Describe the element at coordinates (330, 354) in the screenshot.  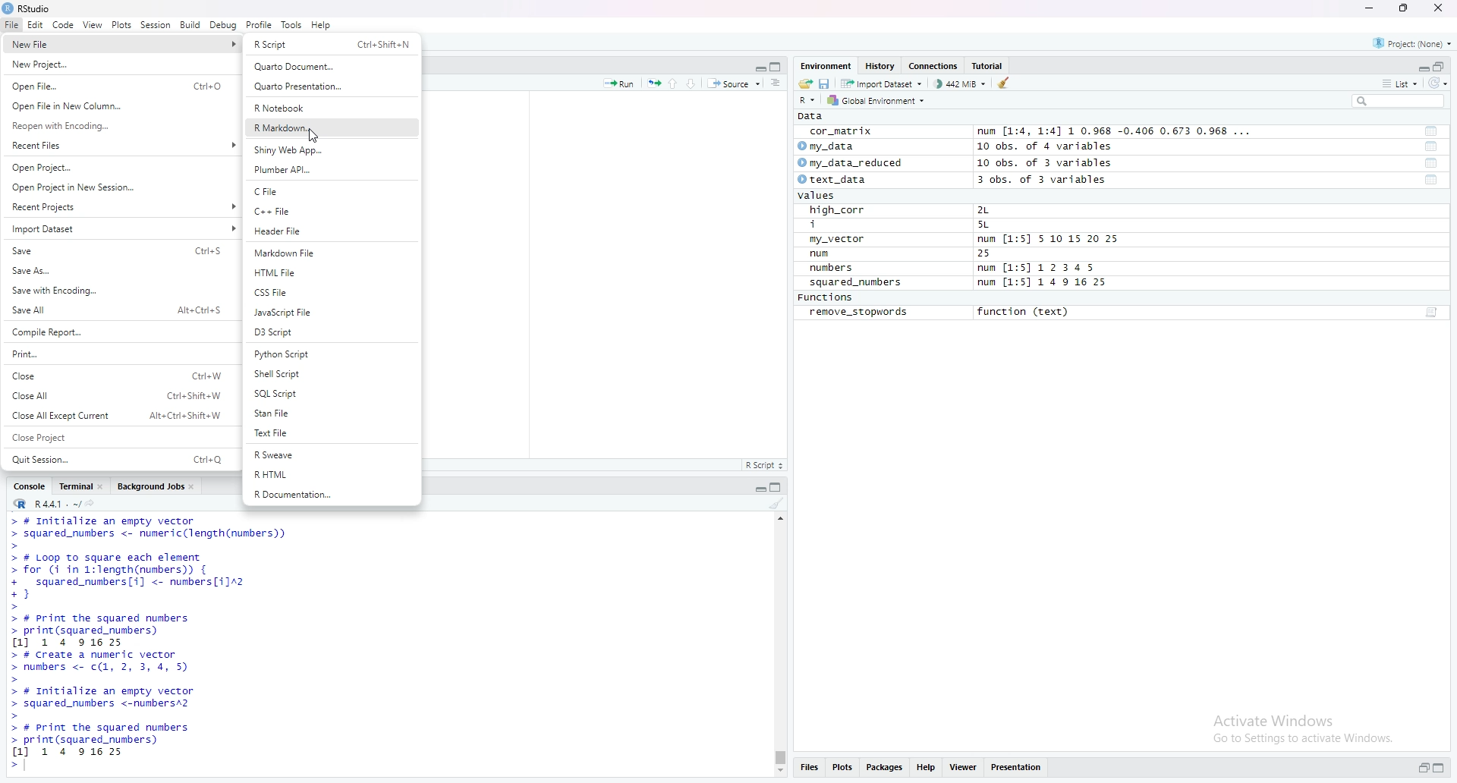
I see `Python Script` at that location.